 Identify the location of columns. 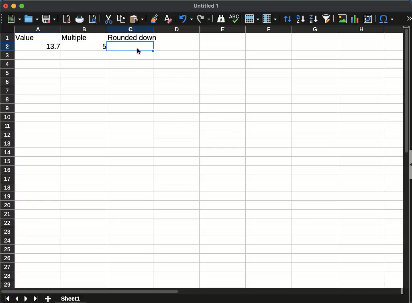
(269, 19).